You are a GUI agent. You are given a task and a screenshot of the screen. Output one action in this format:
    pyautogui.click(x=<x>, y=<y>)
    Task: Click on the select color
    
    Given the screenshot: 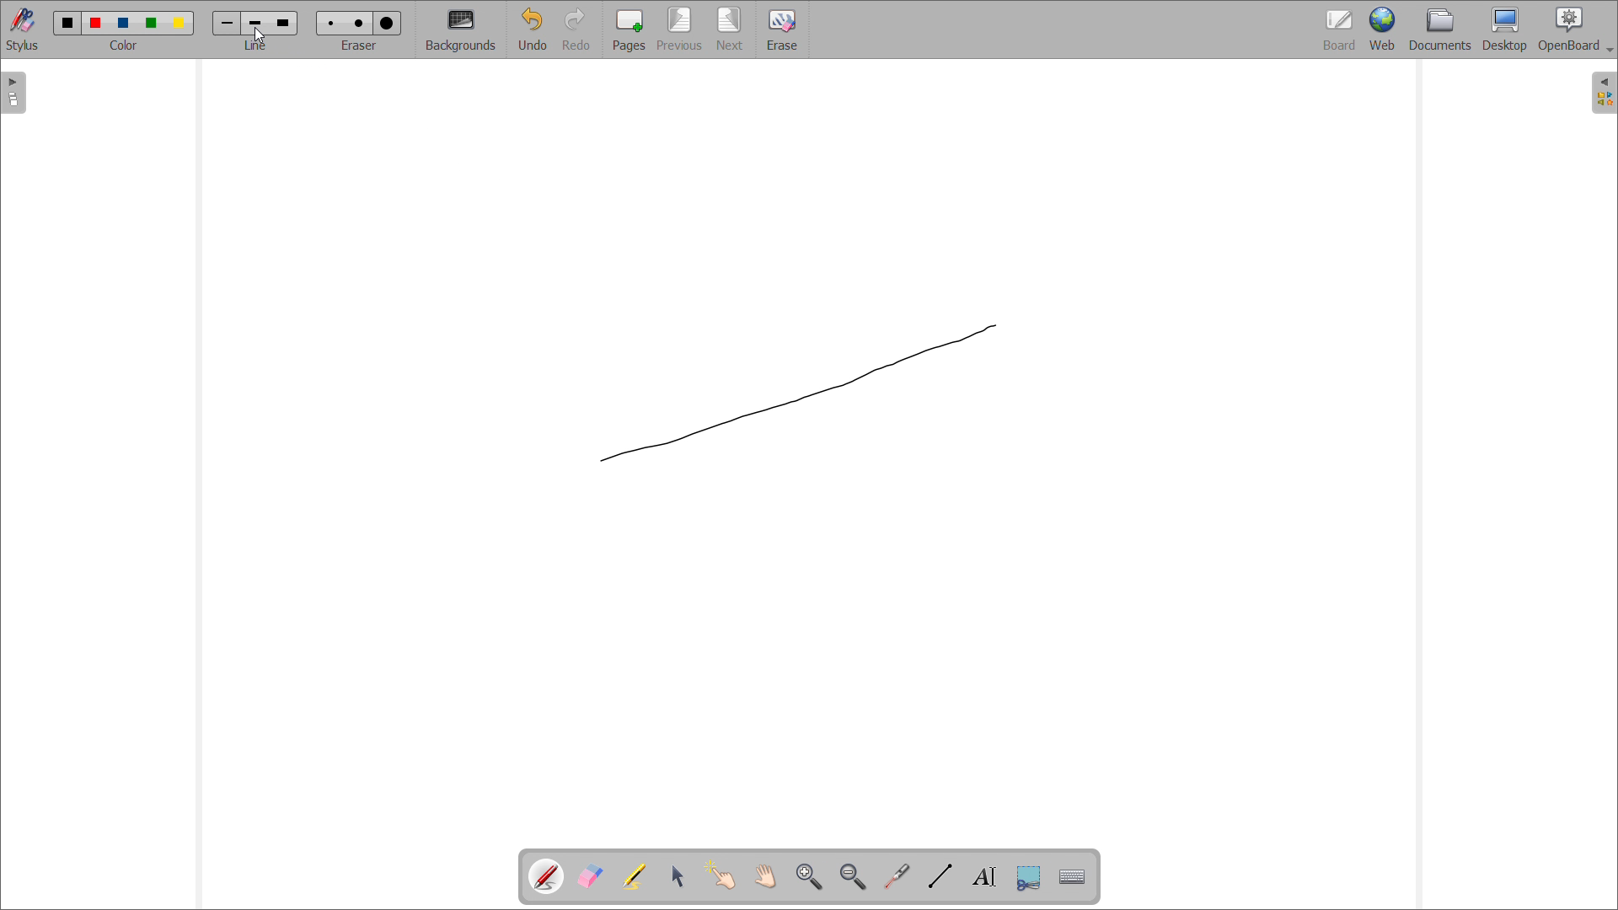 What is the action you would take?
    pyautogui.click(x=122, y=45)
    